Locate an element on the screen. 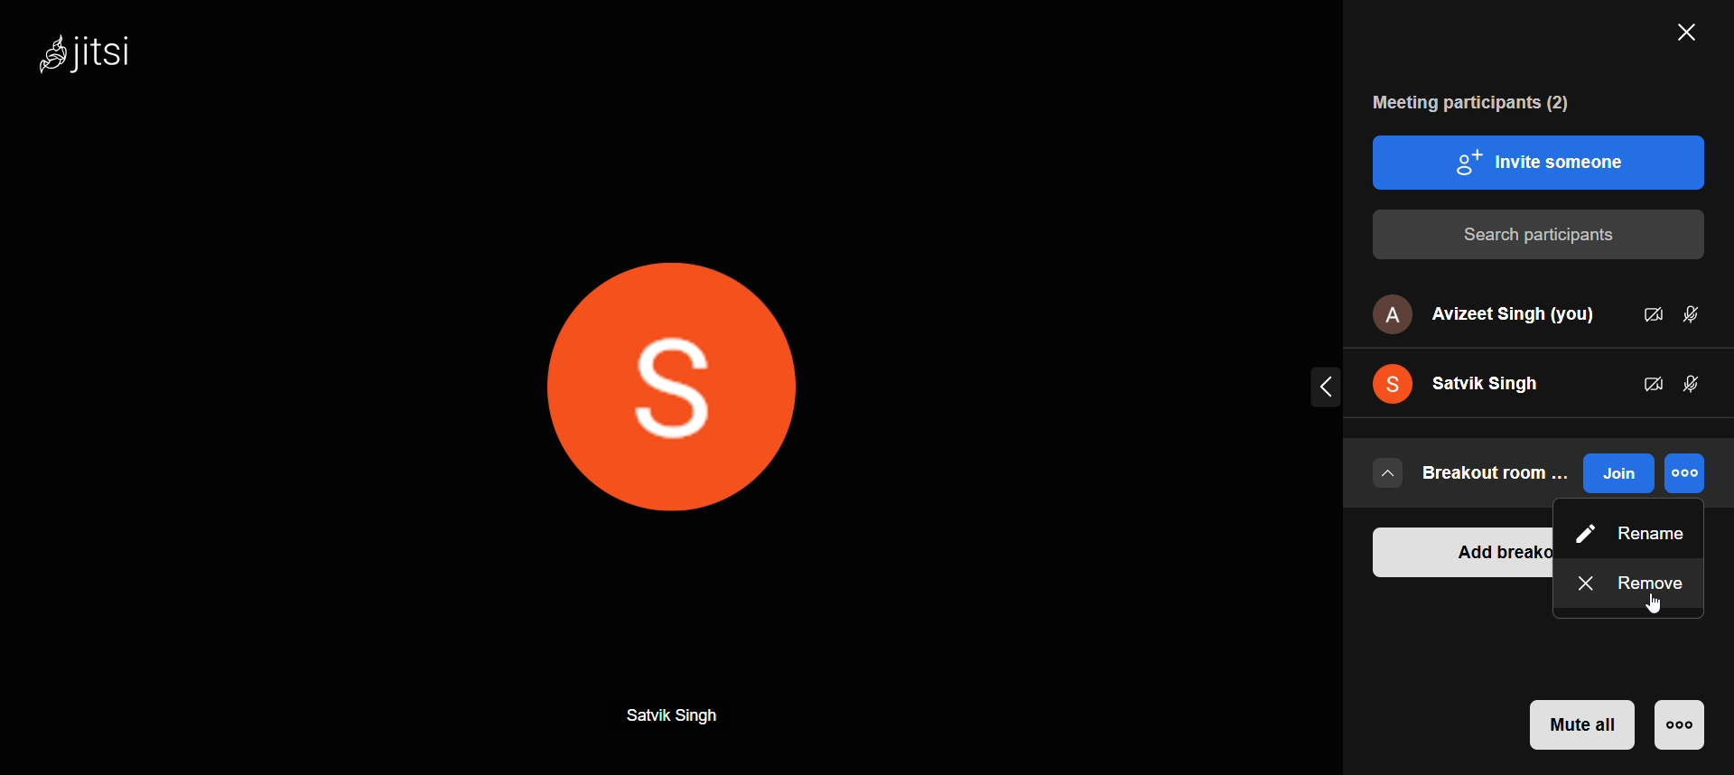 The image size is (1734, 775). Sarvik Sigh is located at coordinates (677, 714).